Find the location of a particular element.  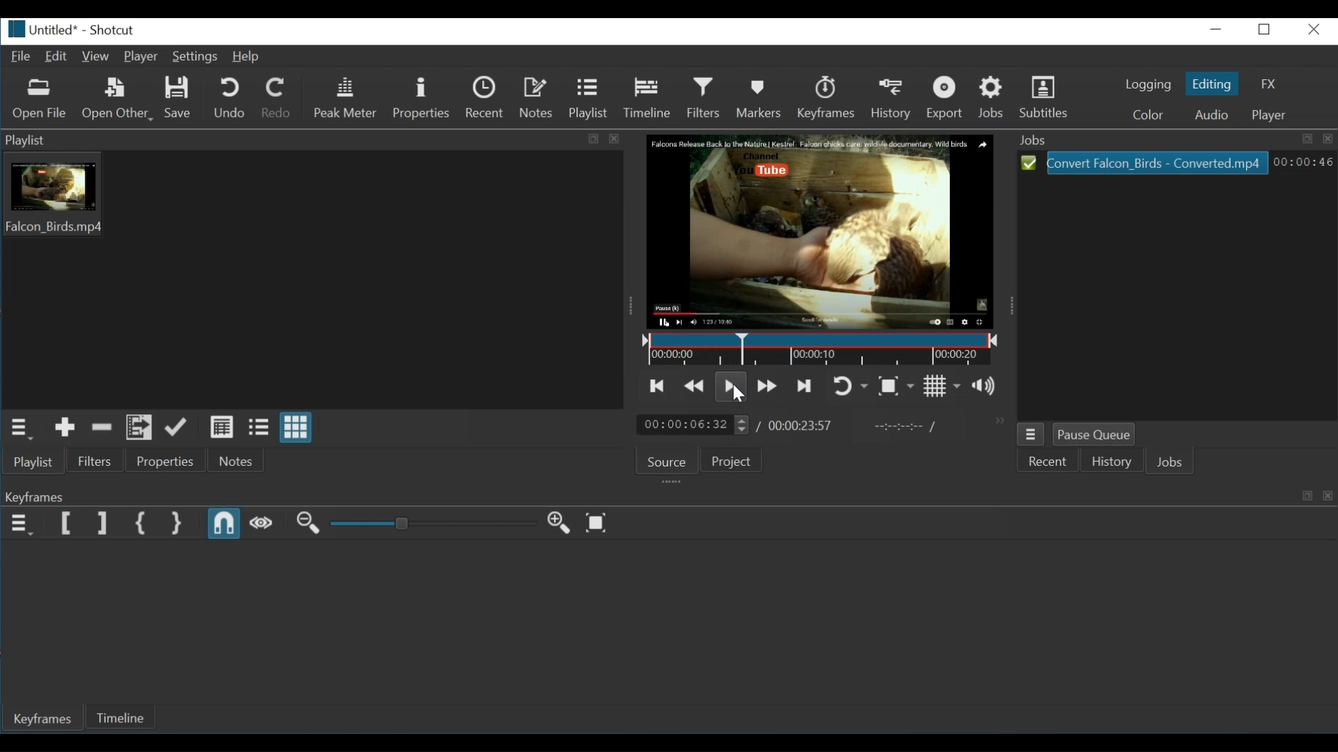

Add files to playlist is located at coordinates (139, 428).